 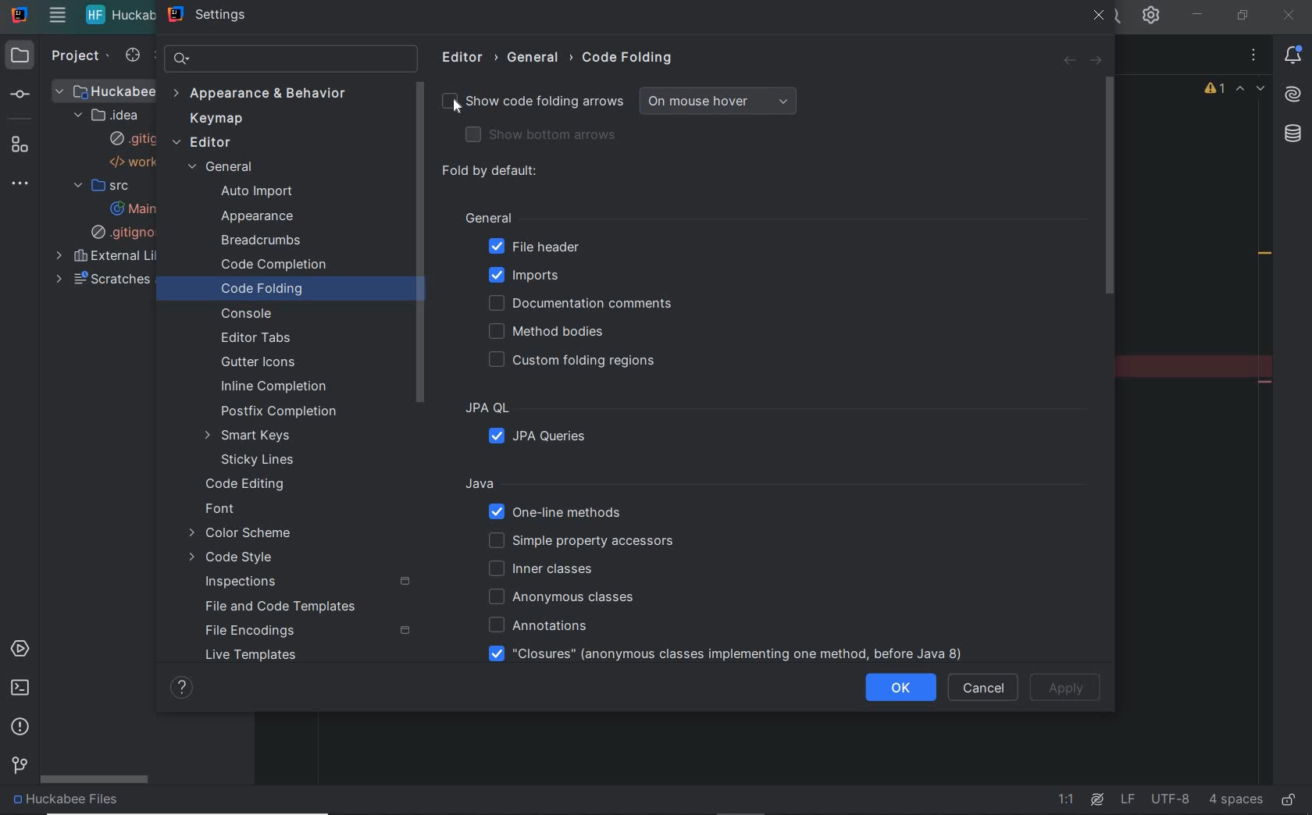 What do you see at coordinates (23, 649) in the screenshot?
I see `services` at bounding box center [23, 649].